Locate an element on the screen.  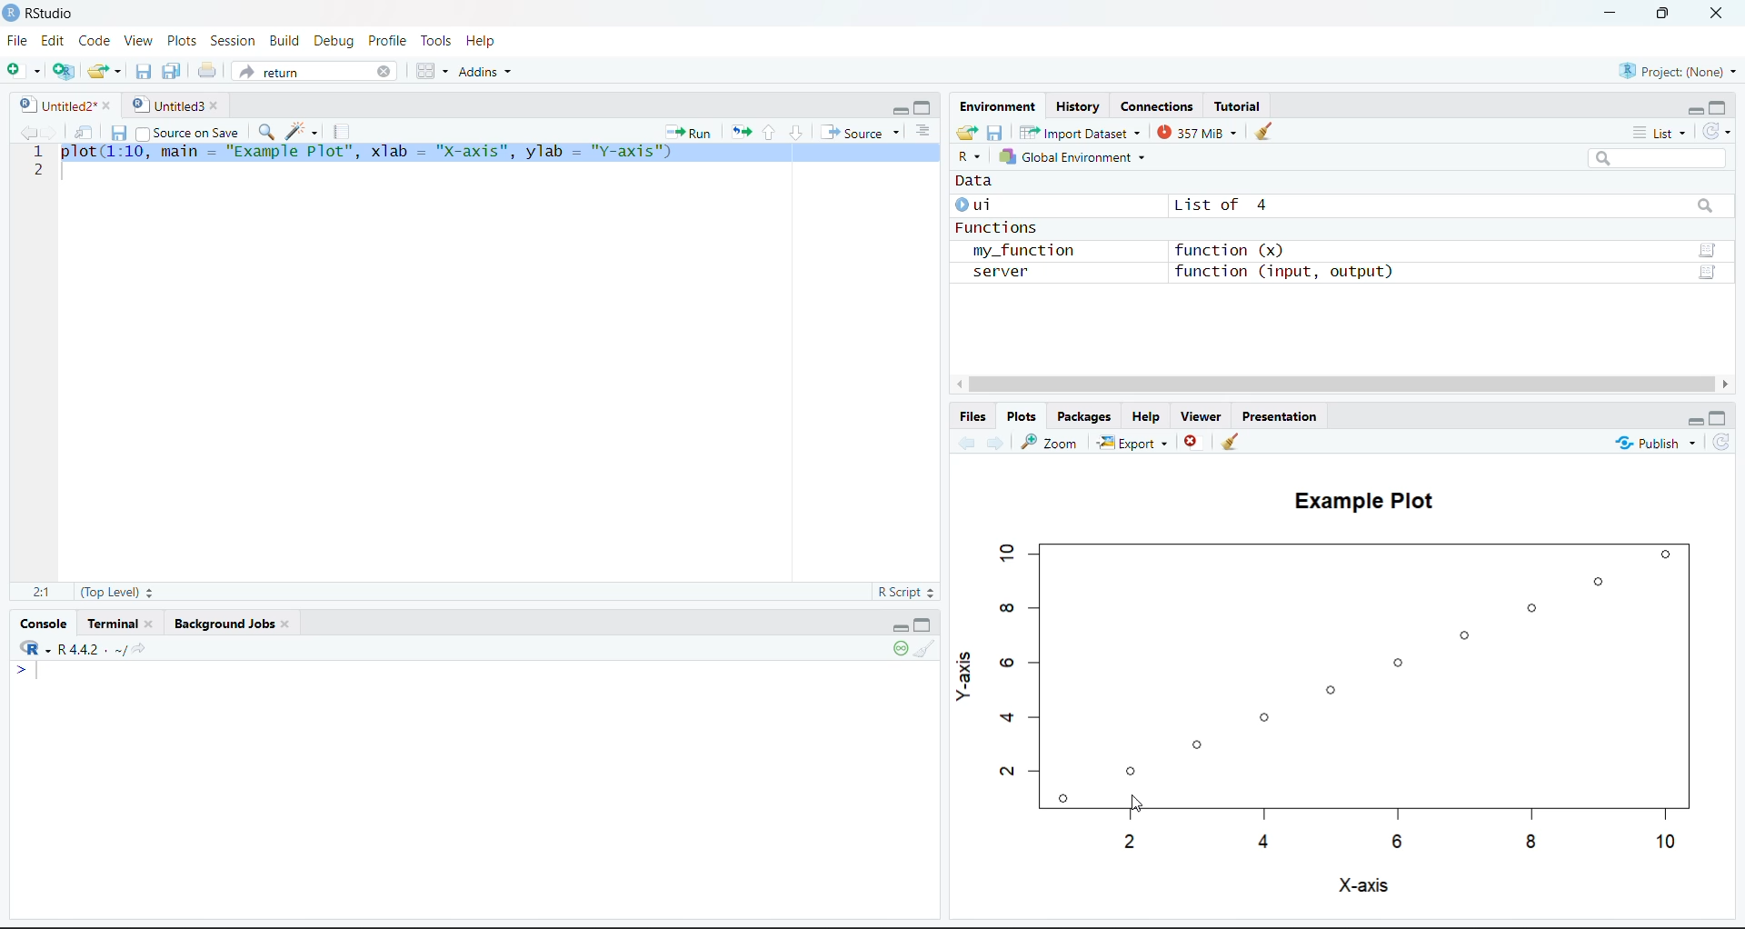
RScript is located at coordinates (905, 594).